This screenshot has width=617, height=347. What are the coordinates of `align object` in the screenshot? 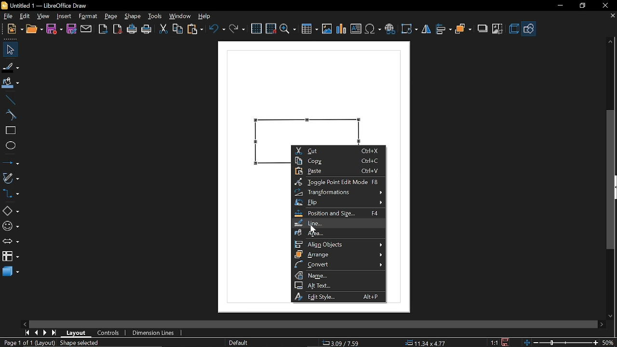 It's located at (336, 245).